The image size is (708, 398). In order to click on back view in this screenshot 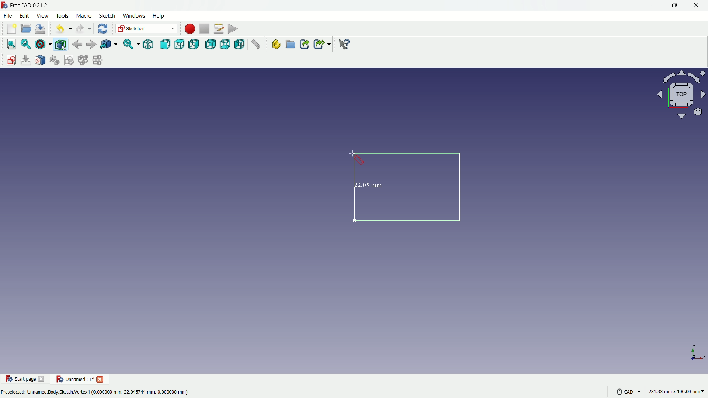, I will do `click(210, 44)`.